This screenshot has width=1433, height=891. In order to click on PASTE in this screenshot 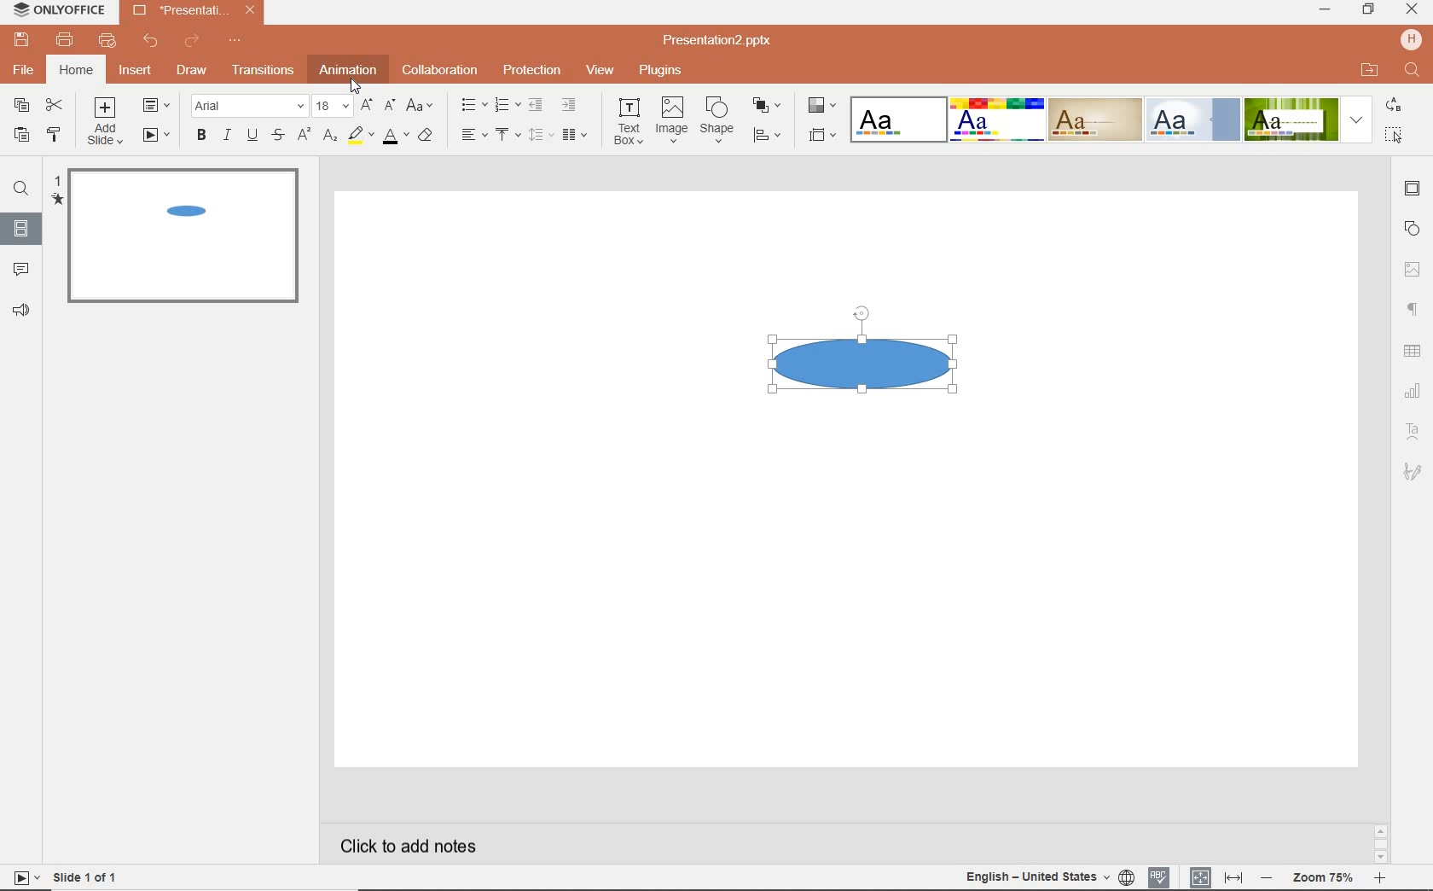, I will do `click(20, 136)`.